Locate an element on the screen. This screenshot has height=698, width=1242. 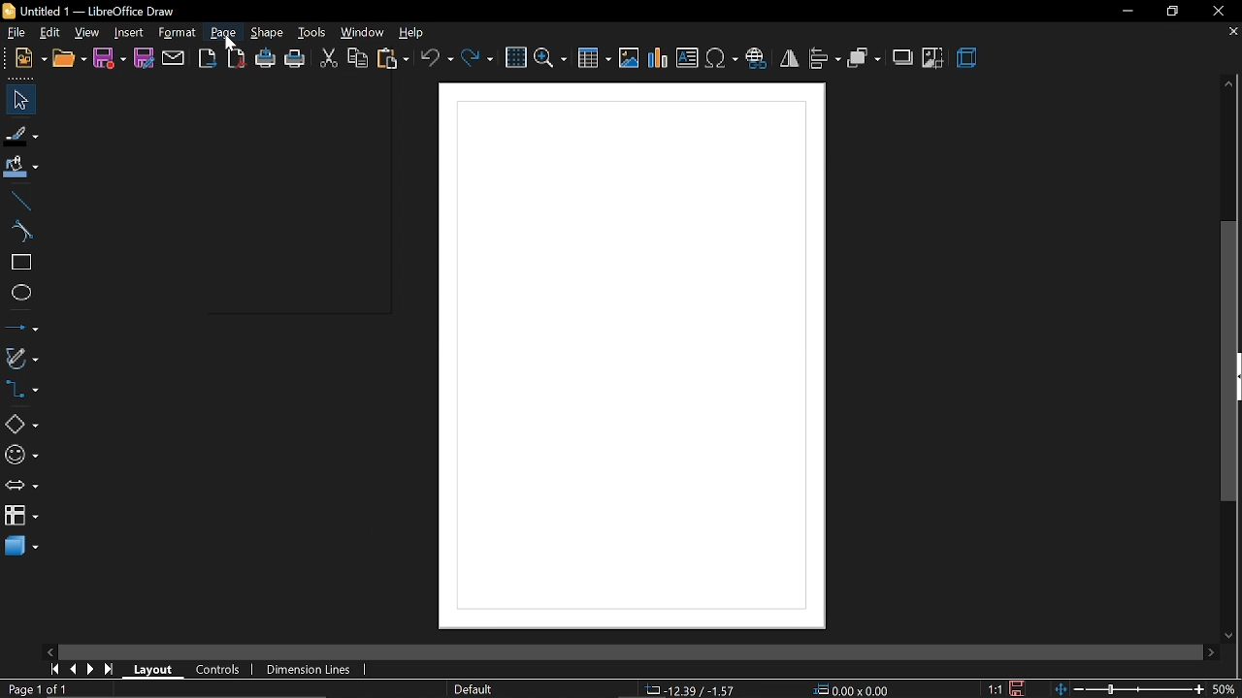
align is located at coordinates (825, 58).